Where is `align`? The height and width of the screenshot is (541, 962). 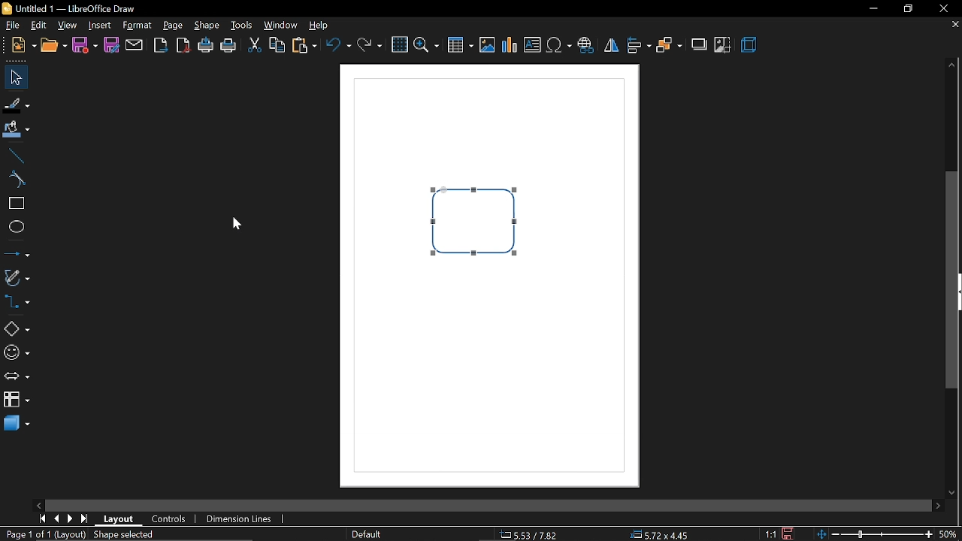 align is located at coordinates (638, 46).